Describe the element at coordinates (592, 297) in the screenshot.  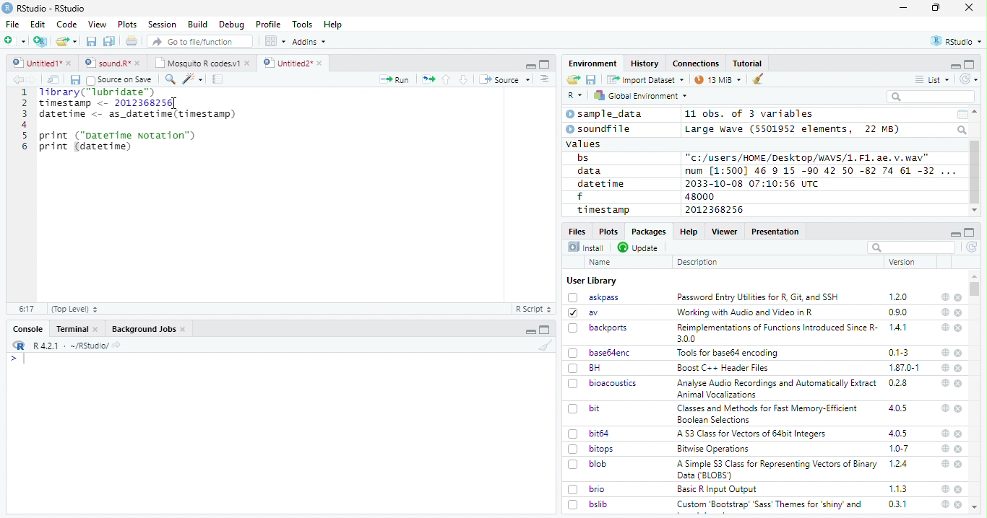
I see `askpass` at that location.